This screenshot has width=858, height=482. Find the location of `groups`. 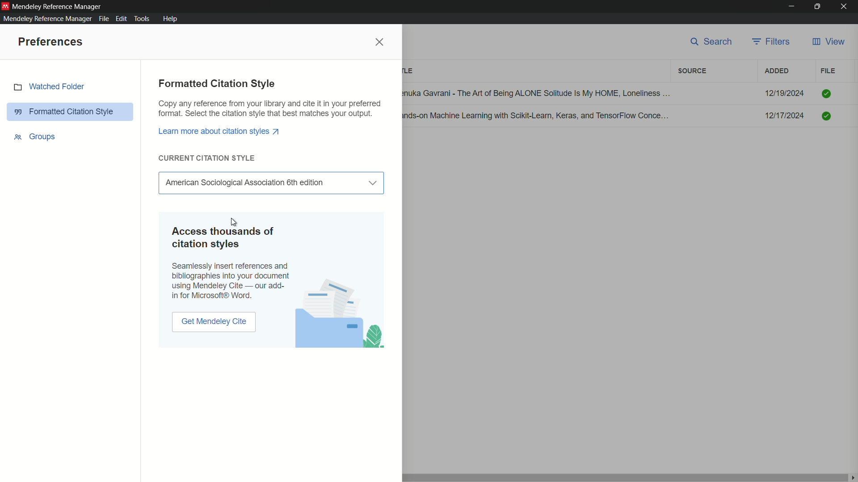

groups is located at coordinates (35, 136).